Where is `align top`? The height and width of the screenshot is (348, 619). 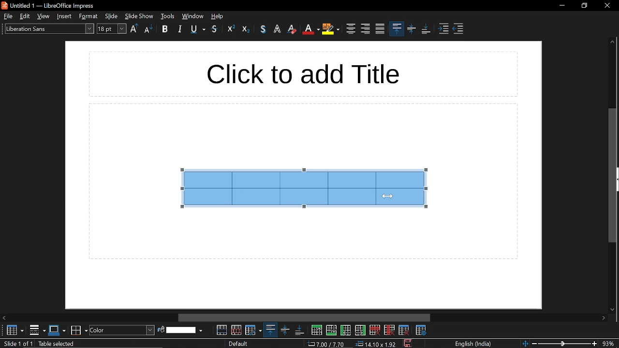 align top is located at coordinates (270, 330).